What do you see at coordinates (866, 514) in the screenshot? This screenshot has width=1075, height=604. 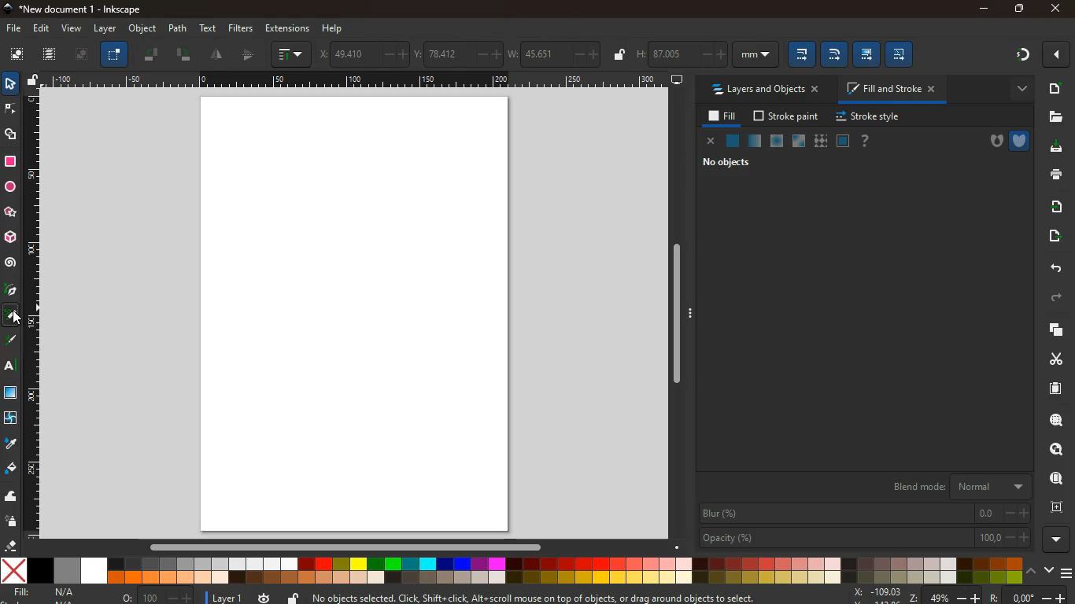 I see `blur` at bounding box center [866, 514].